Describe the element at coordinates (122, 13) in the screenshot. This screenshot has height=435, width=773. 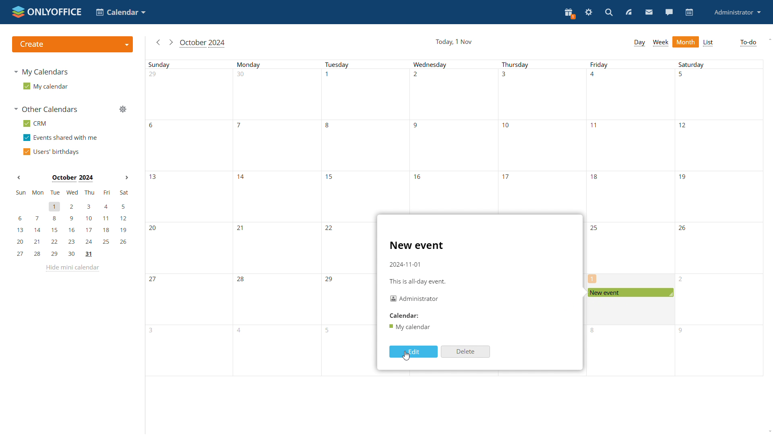
I see `select application` at that location.